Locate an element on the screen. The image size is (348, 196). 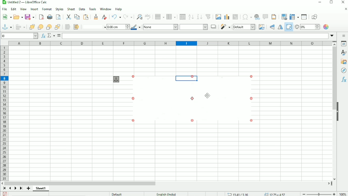
Styles is located at coordinates (59, 9).